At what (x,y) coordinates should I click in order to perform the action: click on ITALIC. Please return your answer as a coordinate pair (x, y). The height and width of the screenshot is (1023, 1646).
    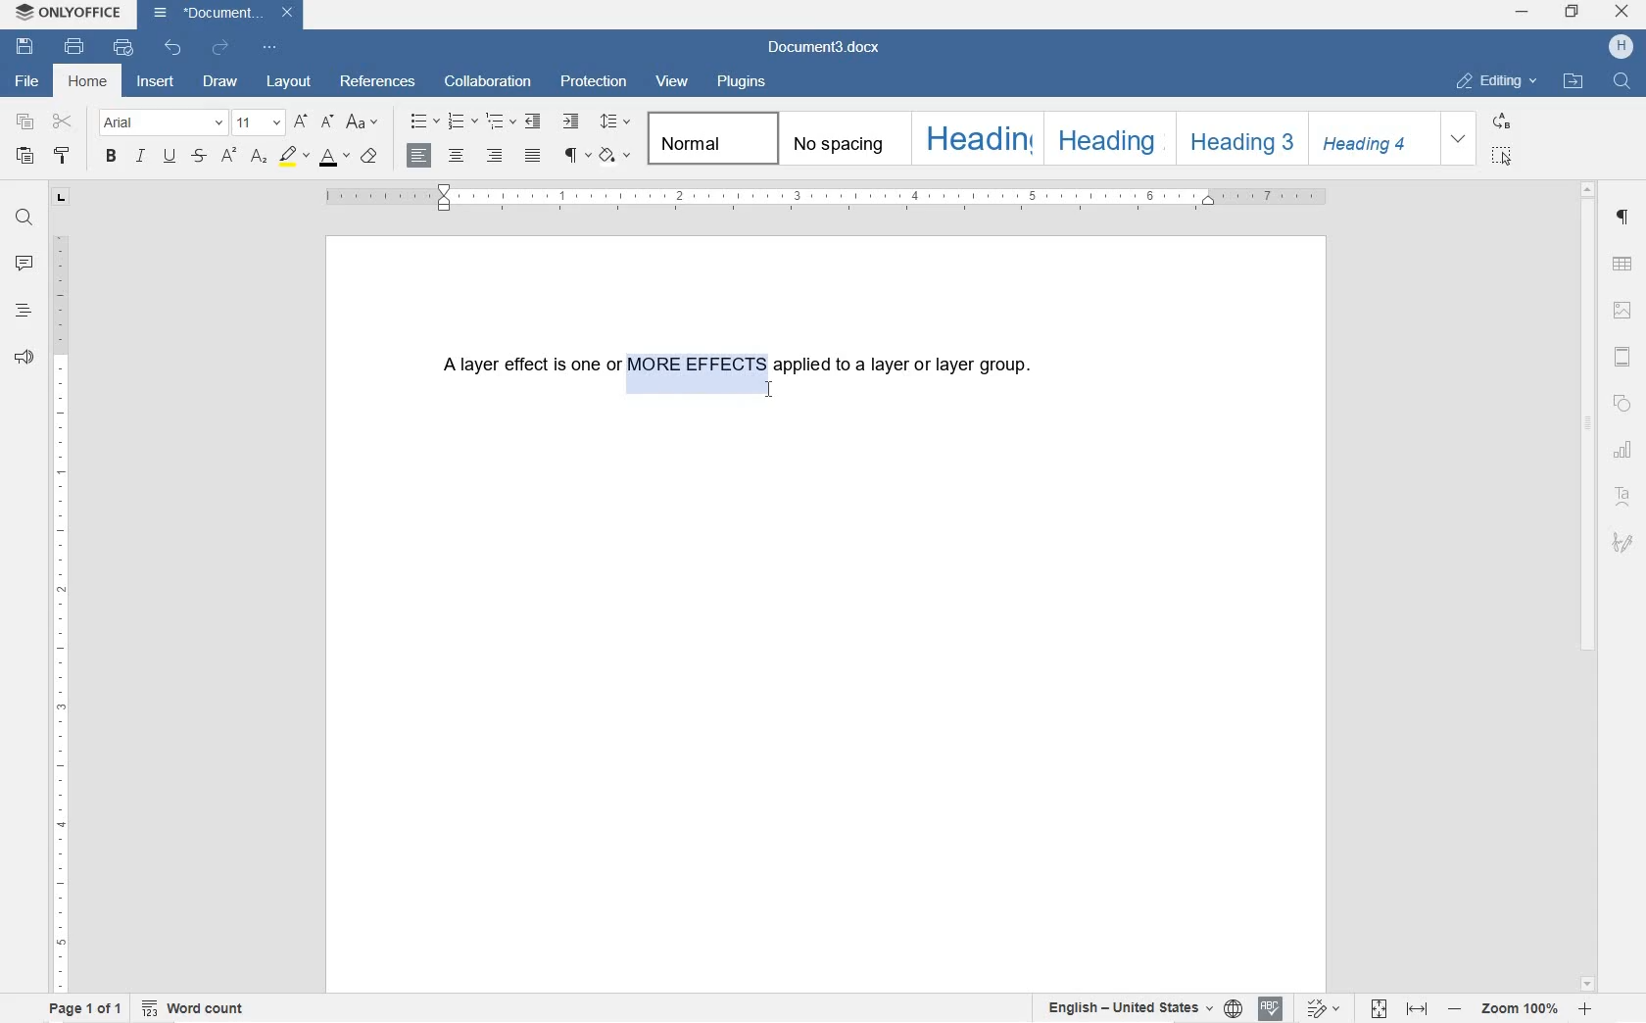
    Looking at the image, I should click on (142, 157).